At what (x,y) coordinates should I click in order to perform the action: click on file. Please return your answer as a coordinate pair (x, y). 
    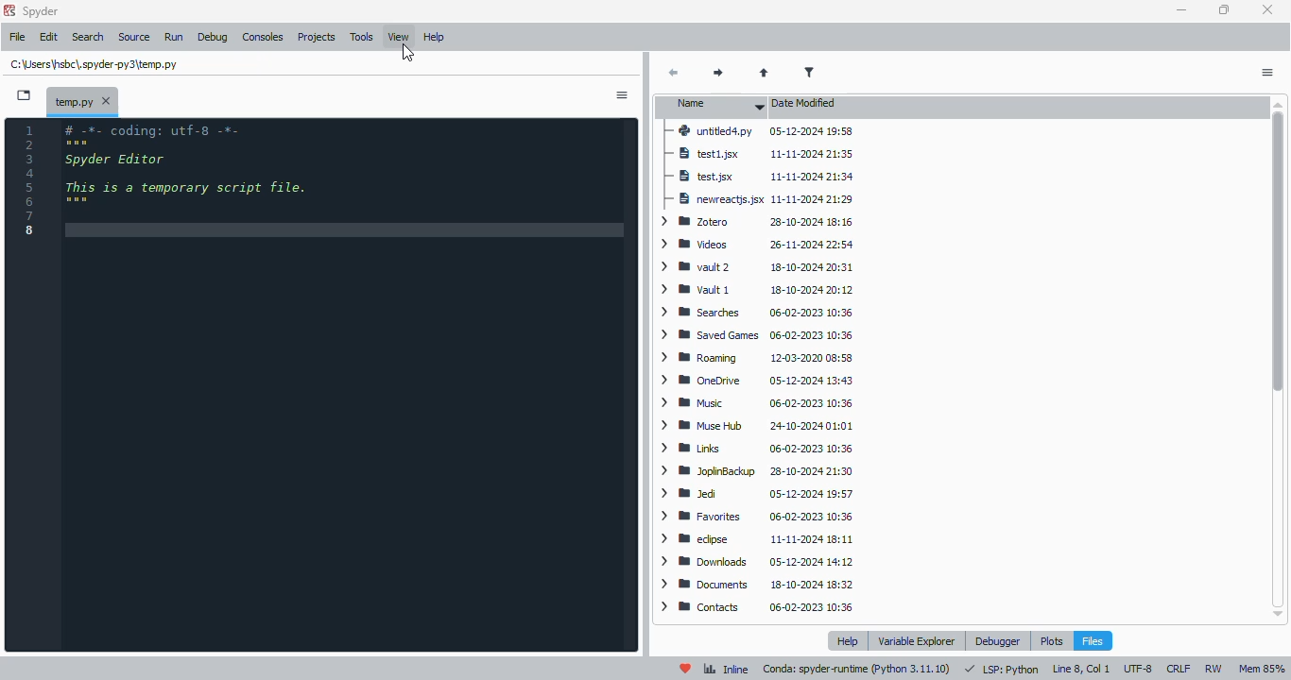
    Looking at the image, I should click on (19, 38).